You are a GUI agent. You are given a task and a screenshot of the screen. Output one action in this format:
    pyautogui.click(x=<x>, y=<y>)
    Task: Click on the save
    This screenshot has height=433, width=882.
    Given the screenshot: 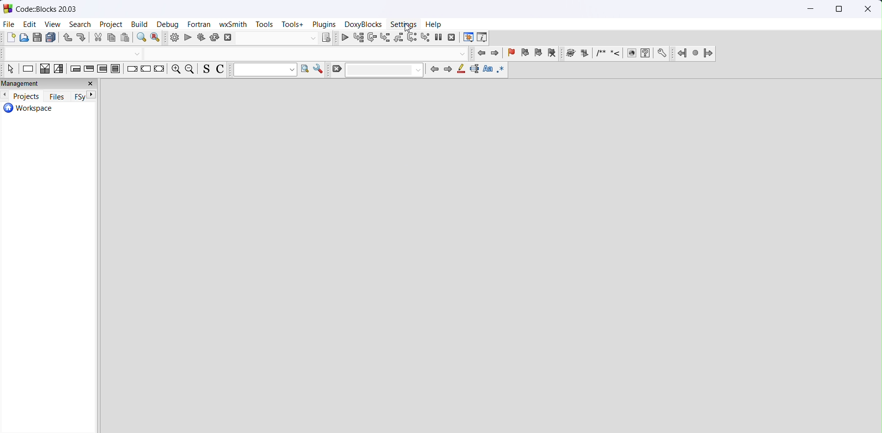 What is the action you would take?
    pyautogui.click(x=38, y=38)
    